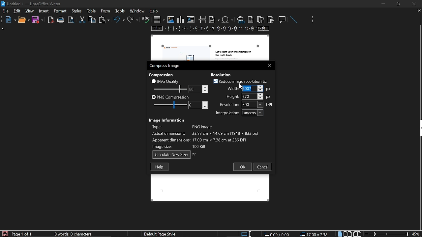  Describe the element at coordinates (239, 86) in the screenshot. I see `Cursor` at that location.